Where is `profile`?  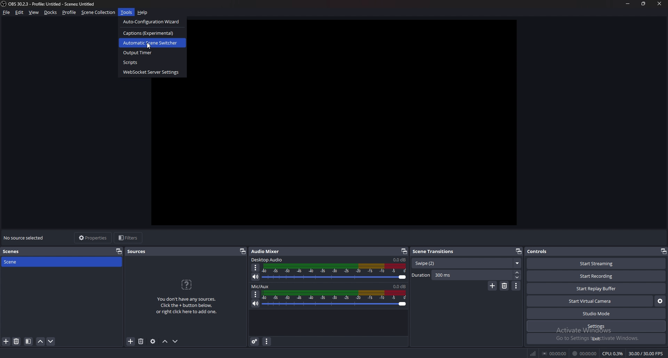
profile is located at coordinates (69, 12).